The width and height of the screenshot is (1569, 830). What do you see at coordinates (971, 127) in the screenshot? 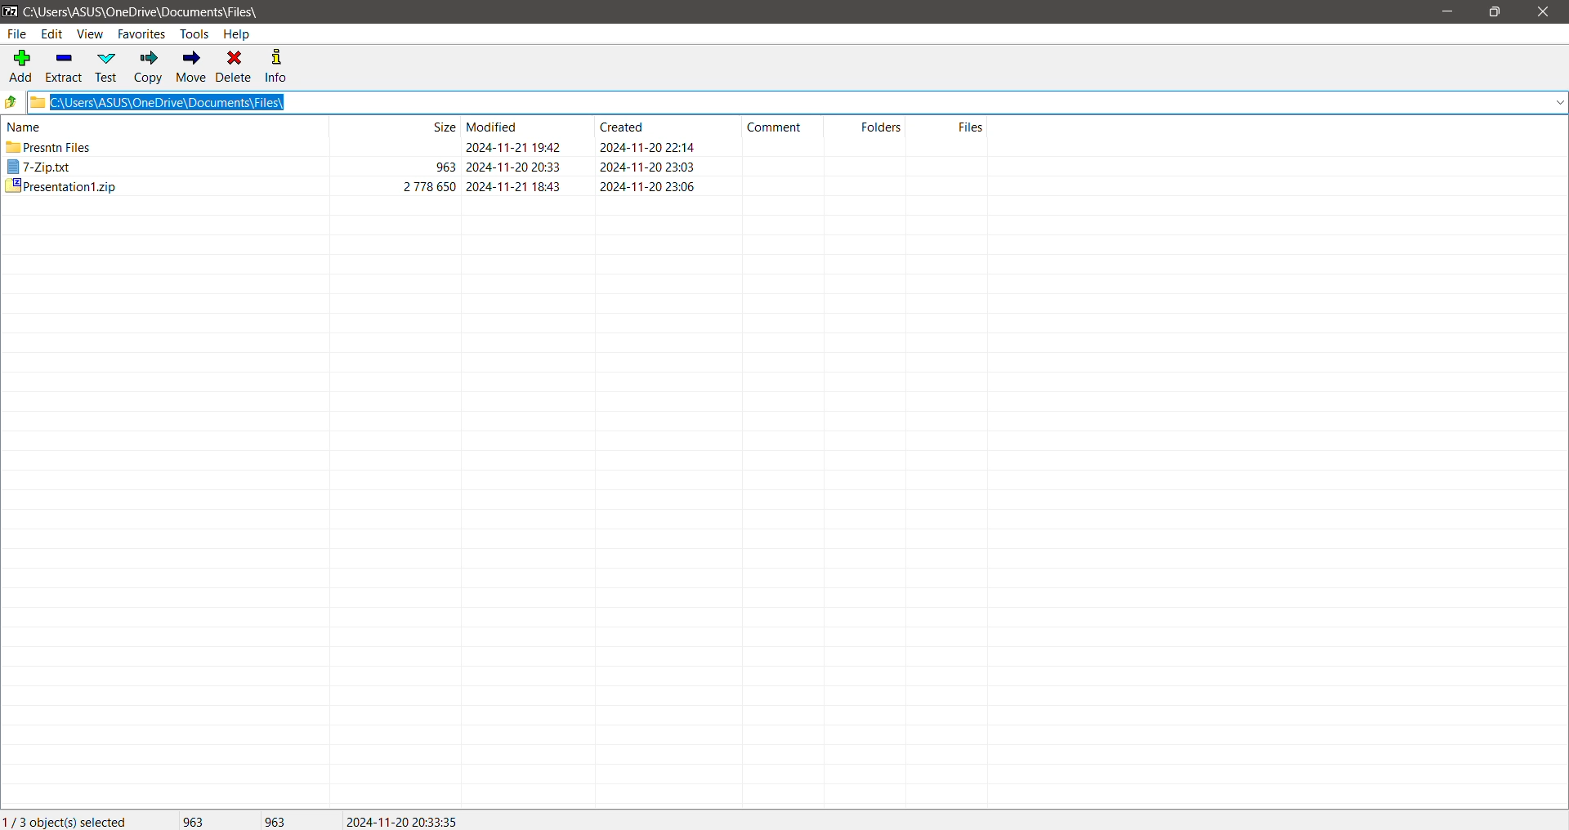
I see `files` at bounding box center [971, 127].